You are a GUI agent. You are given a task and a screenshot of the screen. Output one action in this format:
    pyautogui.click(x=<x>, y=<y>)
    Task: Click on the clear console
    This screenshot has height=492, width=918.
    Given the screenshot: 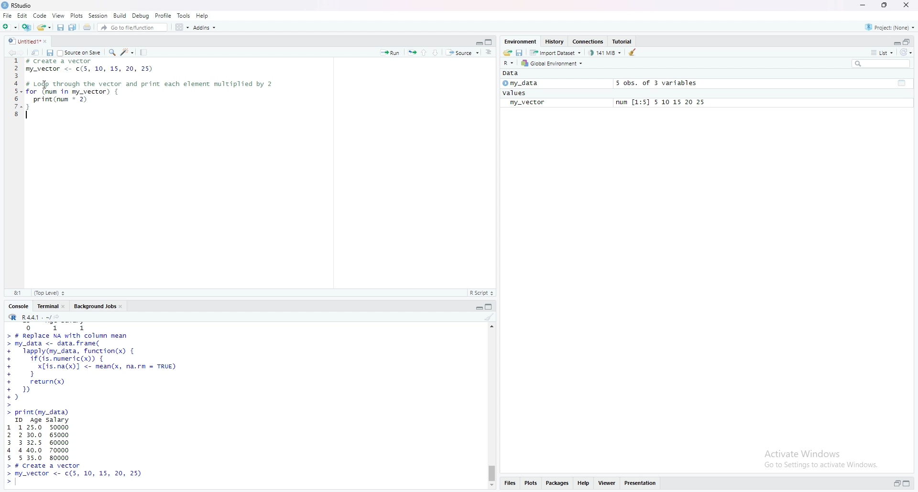 What is the action you would take?
    pyautogui.click(x=489, y=317)
    